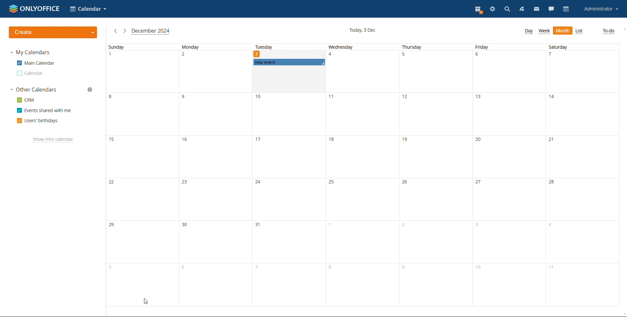  I want to click on tuesday, so click(263, 47).